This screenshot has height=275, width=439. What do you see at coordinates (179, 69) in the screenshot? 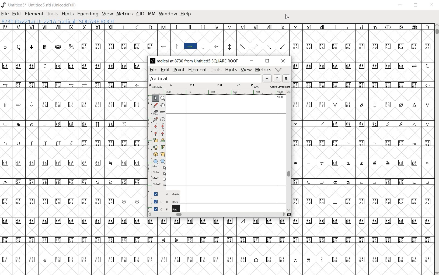
I see `point` at bounding box center [179, 69].